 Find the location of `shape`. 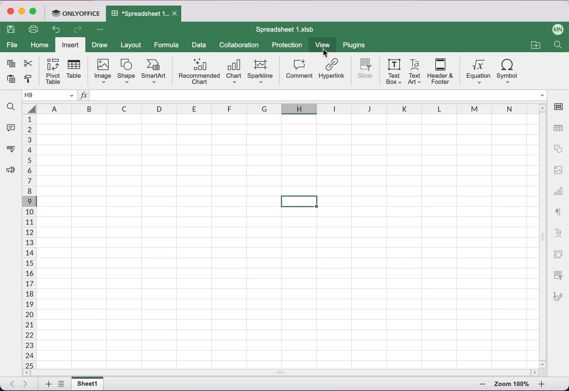

shape is located at coordinates (558, 151).